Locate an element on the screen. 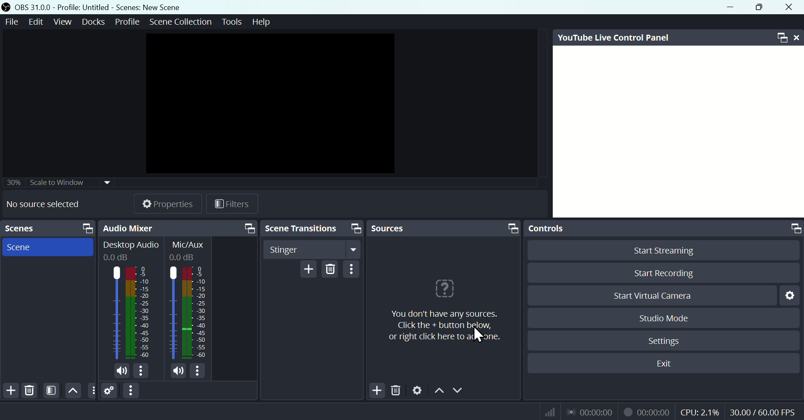 The height and width of the screenshot is (420, 804). screen resize is located at coordinates (355, 228).